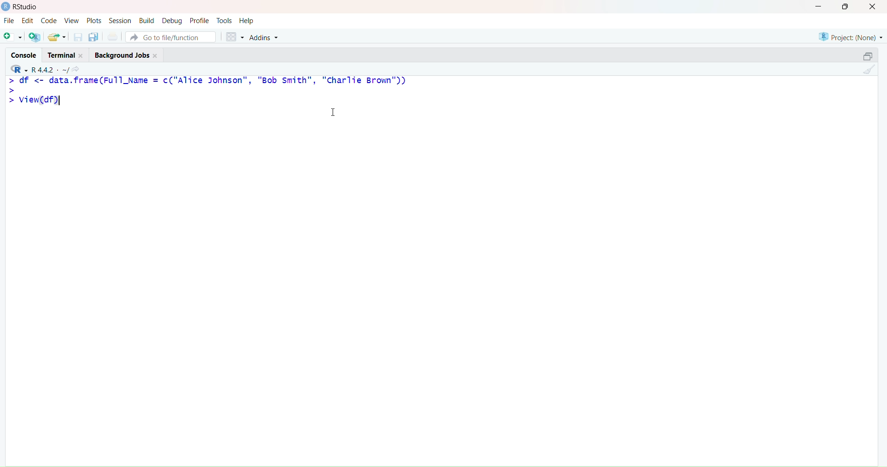  I want to click on Save all open documents (Ctrl + Alt + S), so click(93, 37).